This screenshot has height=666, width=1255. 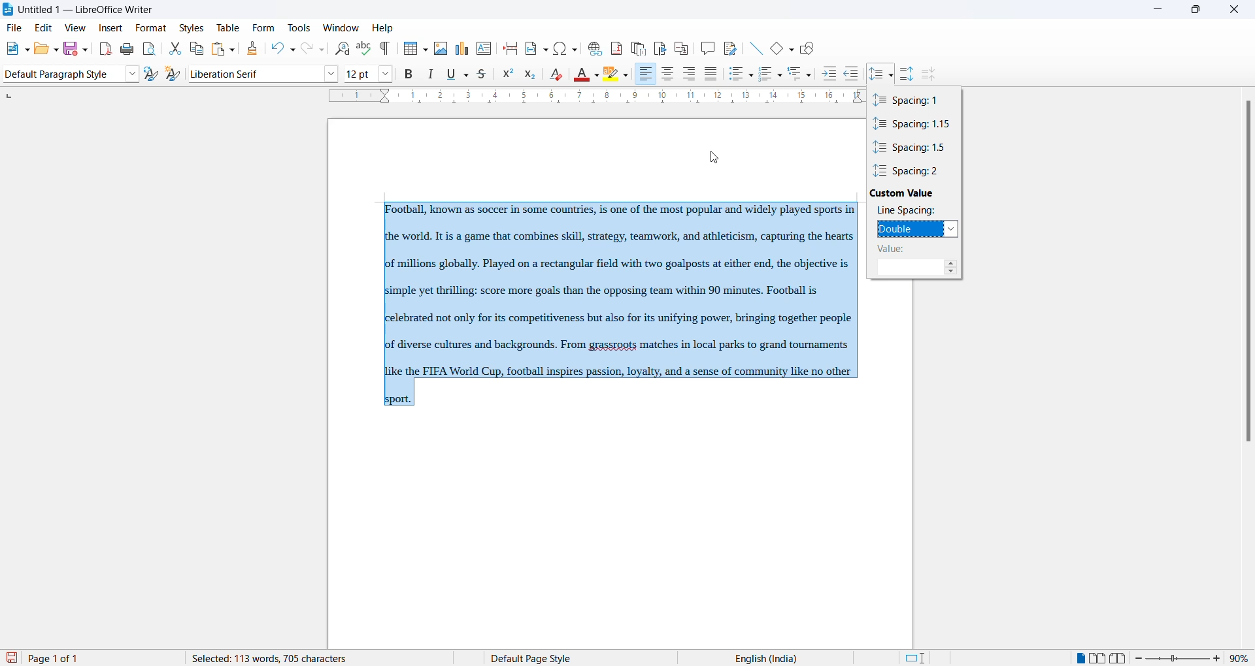 What do you see at coordinates (174, 46) in the screenshot?
I see `cut` at bounding box center [174, 46].